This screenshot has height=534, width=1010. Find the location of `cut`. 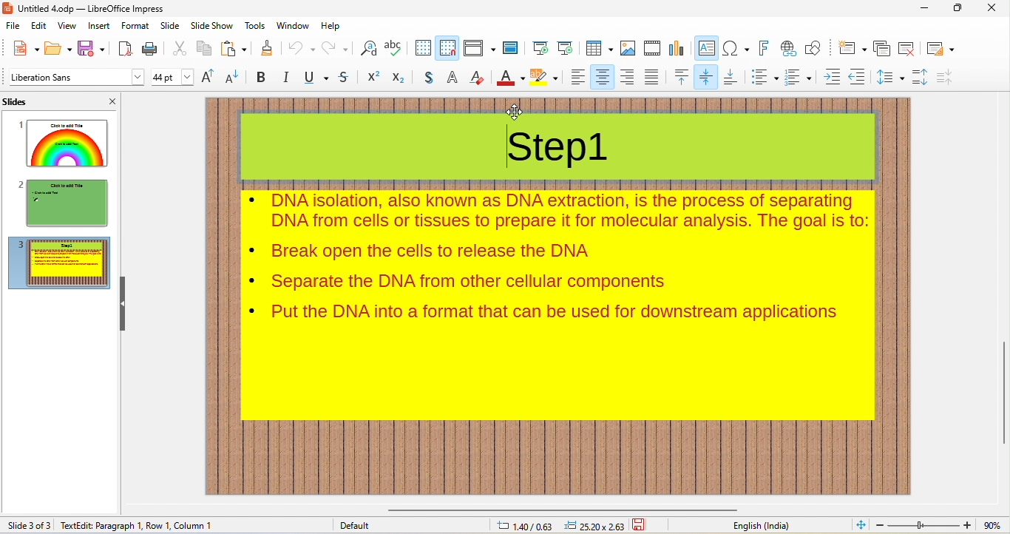

cut is located at coordinates (180, 48).